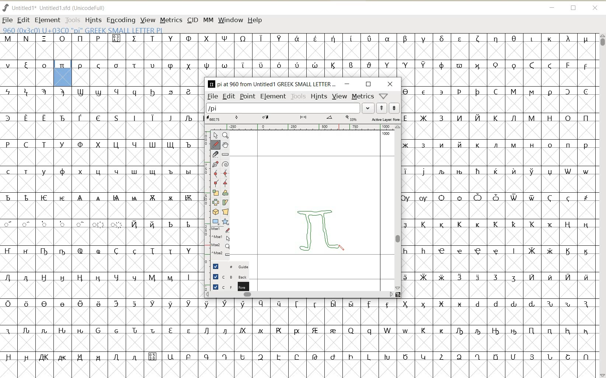 The height and width of the screenshot is (378, 606). I want to click on HINTS, so click(319, 97).